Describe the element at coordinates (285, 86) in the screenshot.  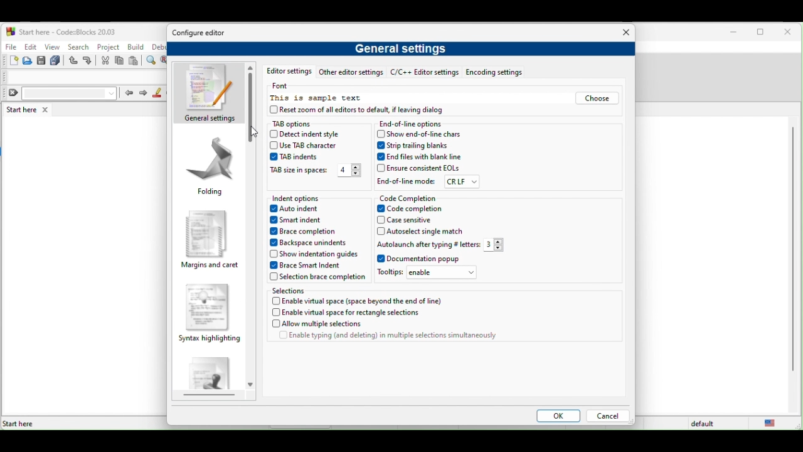
I see `font` at that location.